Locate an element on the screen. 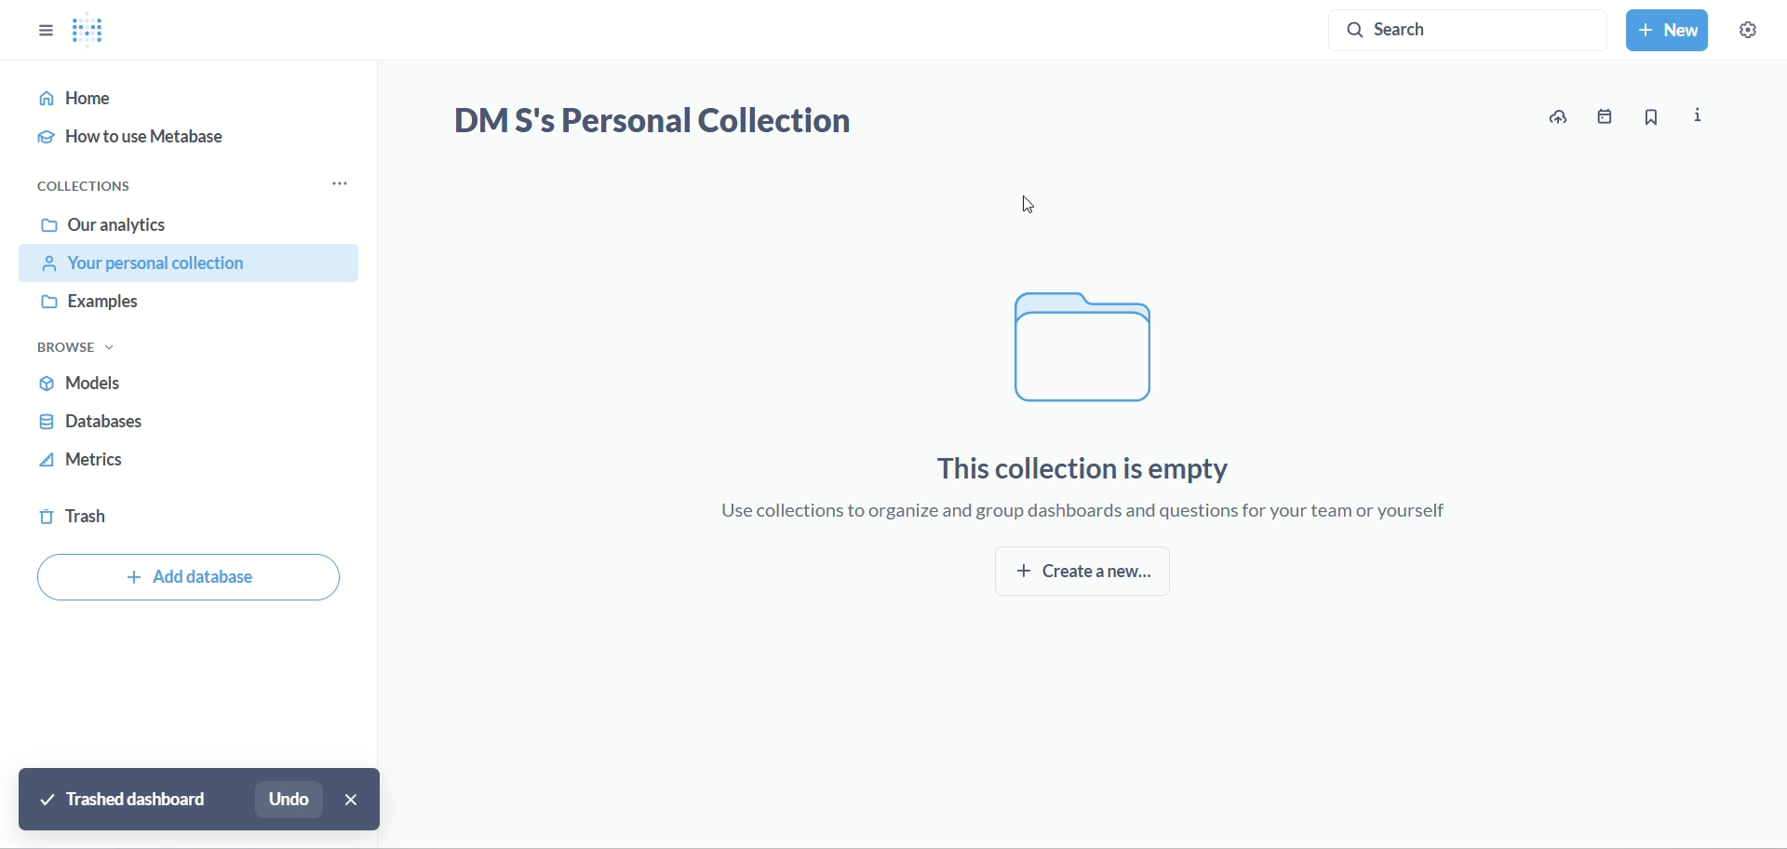  METABASE LOGO  is located at coordinates (96, 31).